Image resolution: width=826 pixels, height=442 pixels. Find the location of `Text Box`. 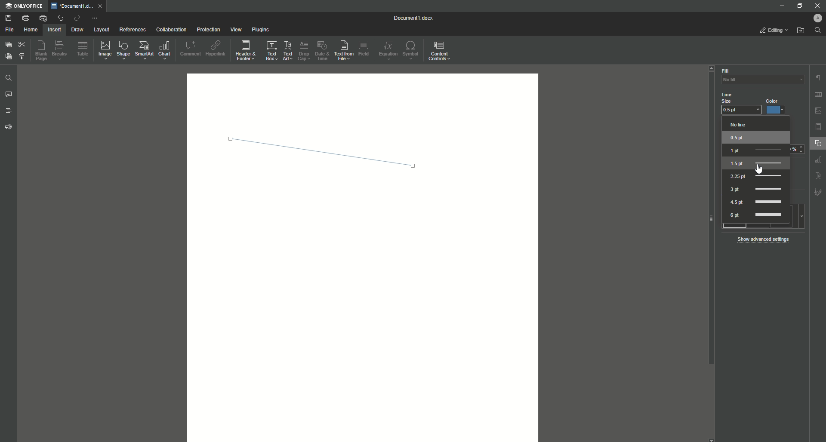

Text Box is located at coordinates (271, 50).